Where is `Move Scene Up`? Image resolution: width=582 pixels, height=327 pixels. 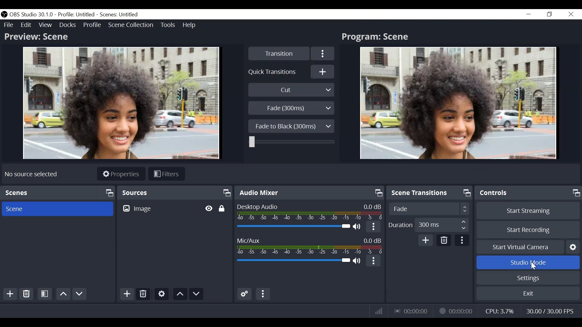
Move Scene Up is located at coordinates (62, 295).